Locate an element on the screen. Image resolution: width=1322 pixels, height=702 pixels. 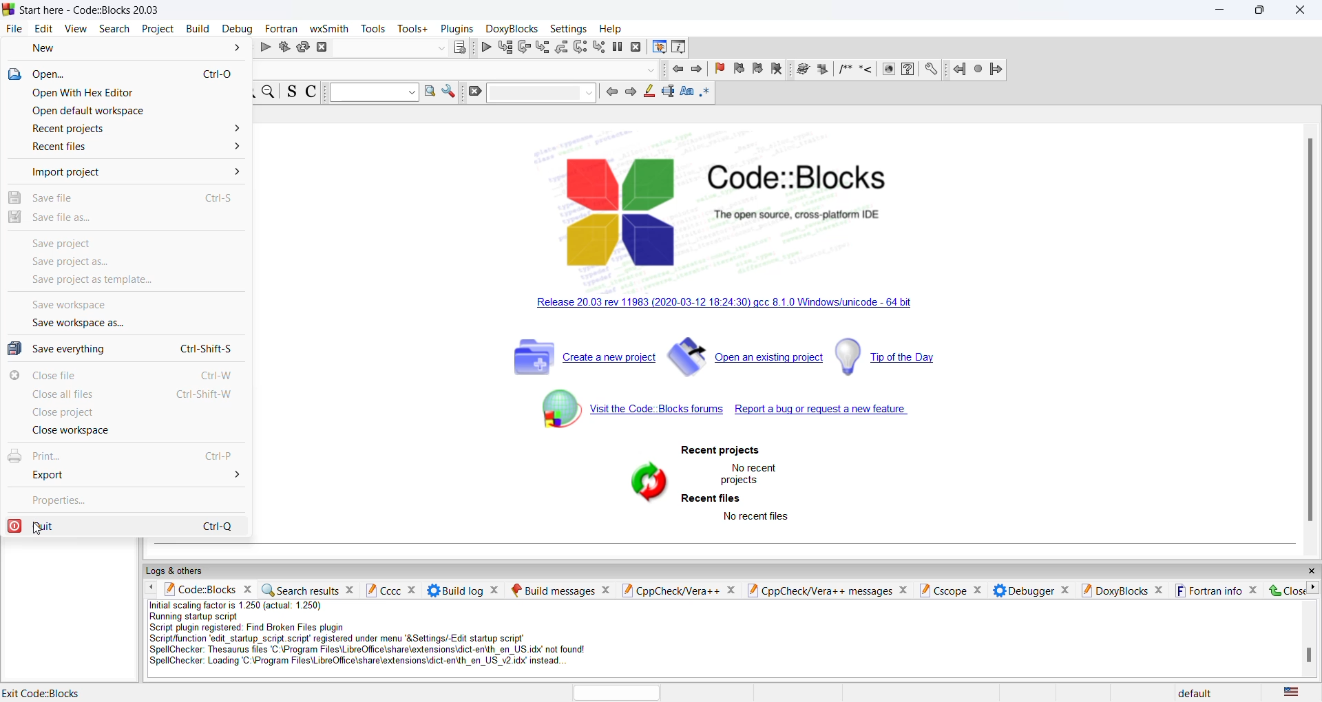
wxsmith is located at coordinates (328, 27).